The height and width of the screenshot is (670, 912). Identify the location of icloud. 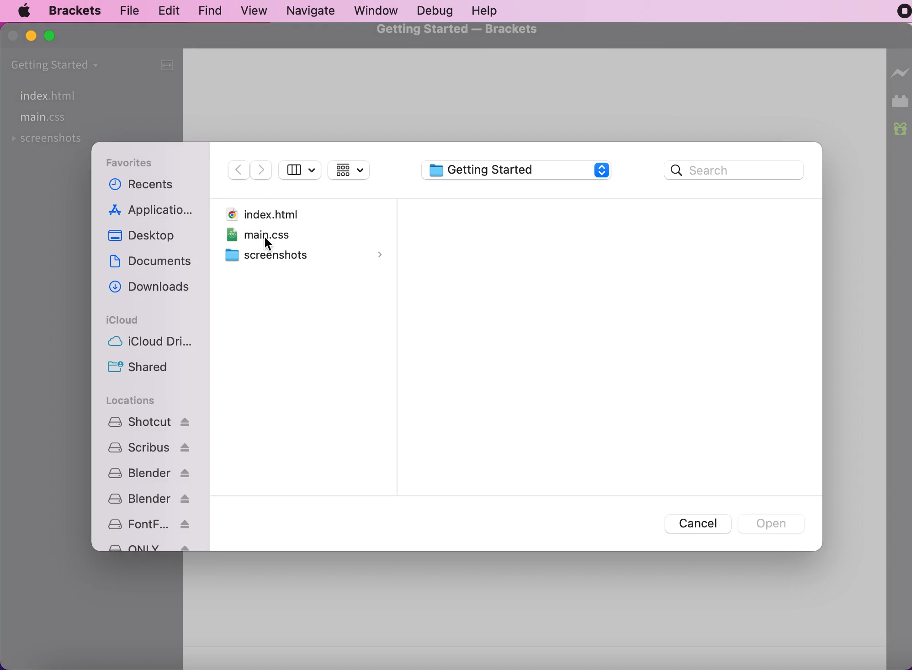
(125, 318).